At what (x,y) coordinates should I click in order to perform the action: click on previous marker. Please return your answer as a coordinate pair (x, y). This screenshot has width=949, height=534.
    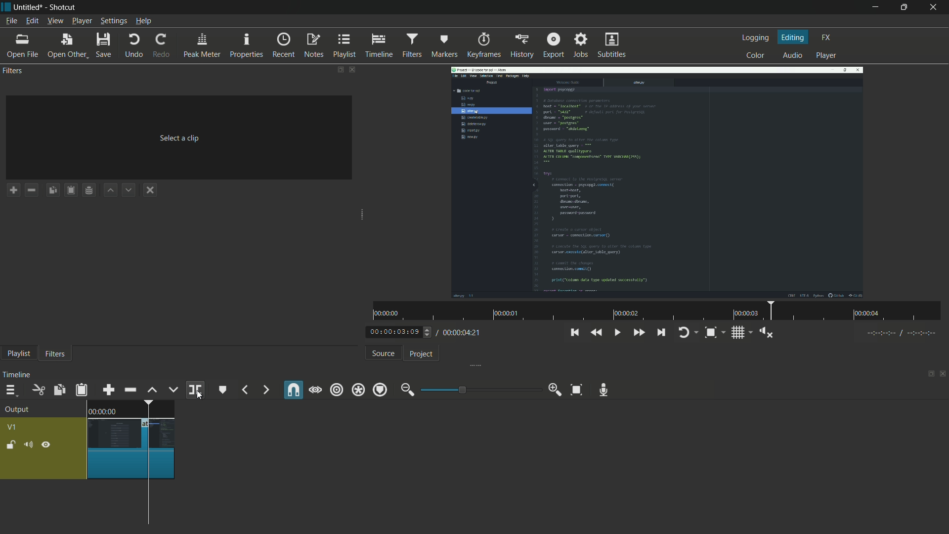
    Looking at the image, I should click on (244, 390).